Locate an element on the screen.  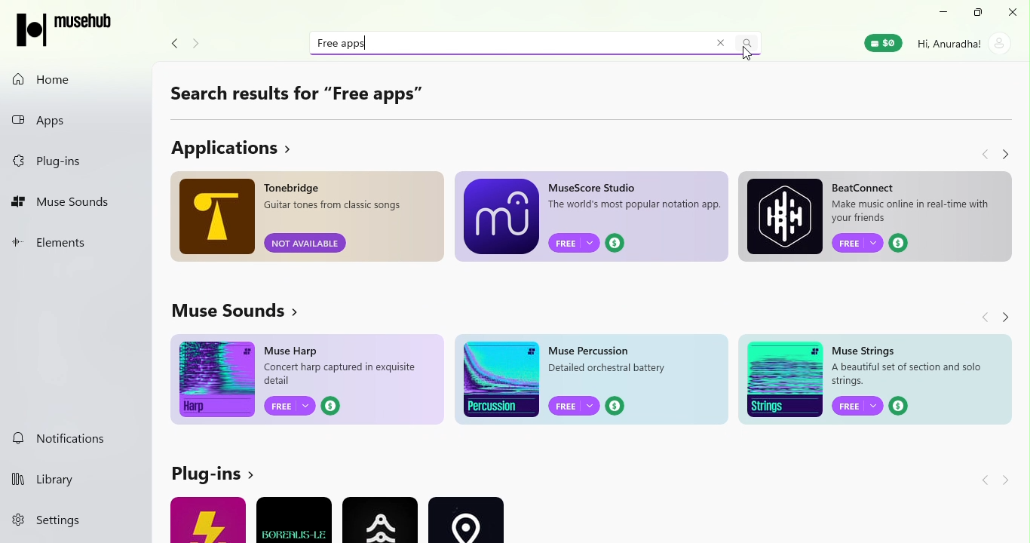
Notifications is located at coordinates (67, 437).